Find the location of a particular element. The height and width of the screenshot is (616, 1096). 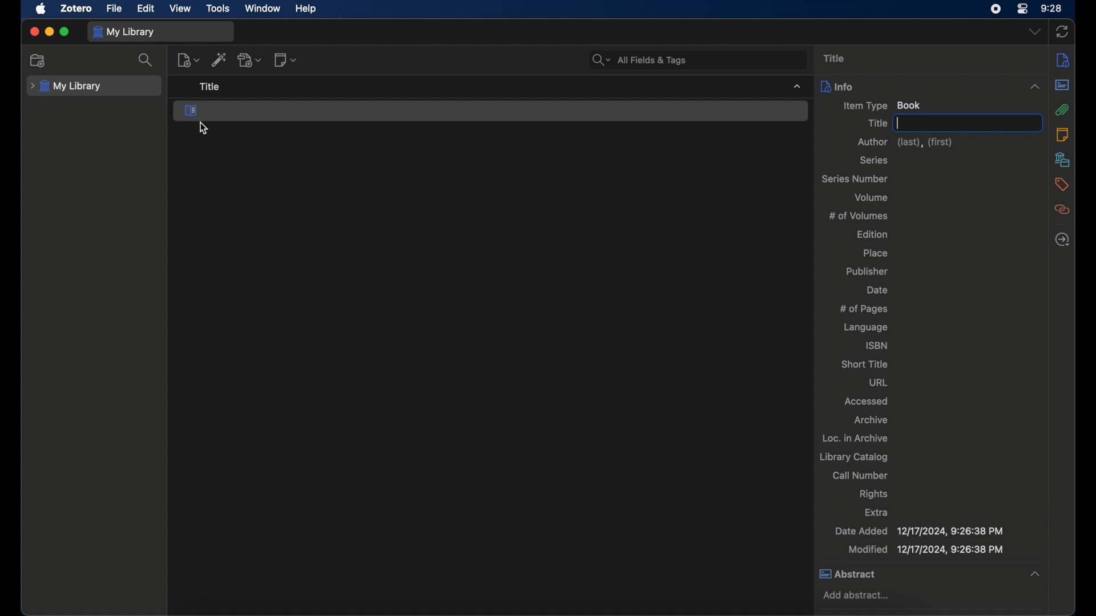

tools is located at coordinates (218, 8).